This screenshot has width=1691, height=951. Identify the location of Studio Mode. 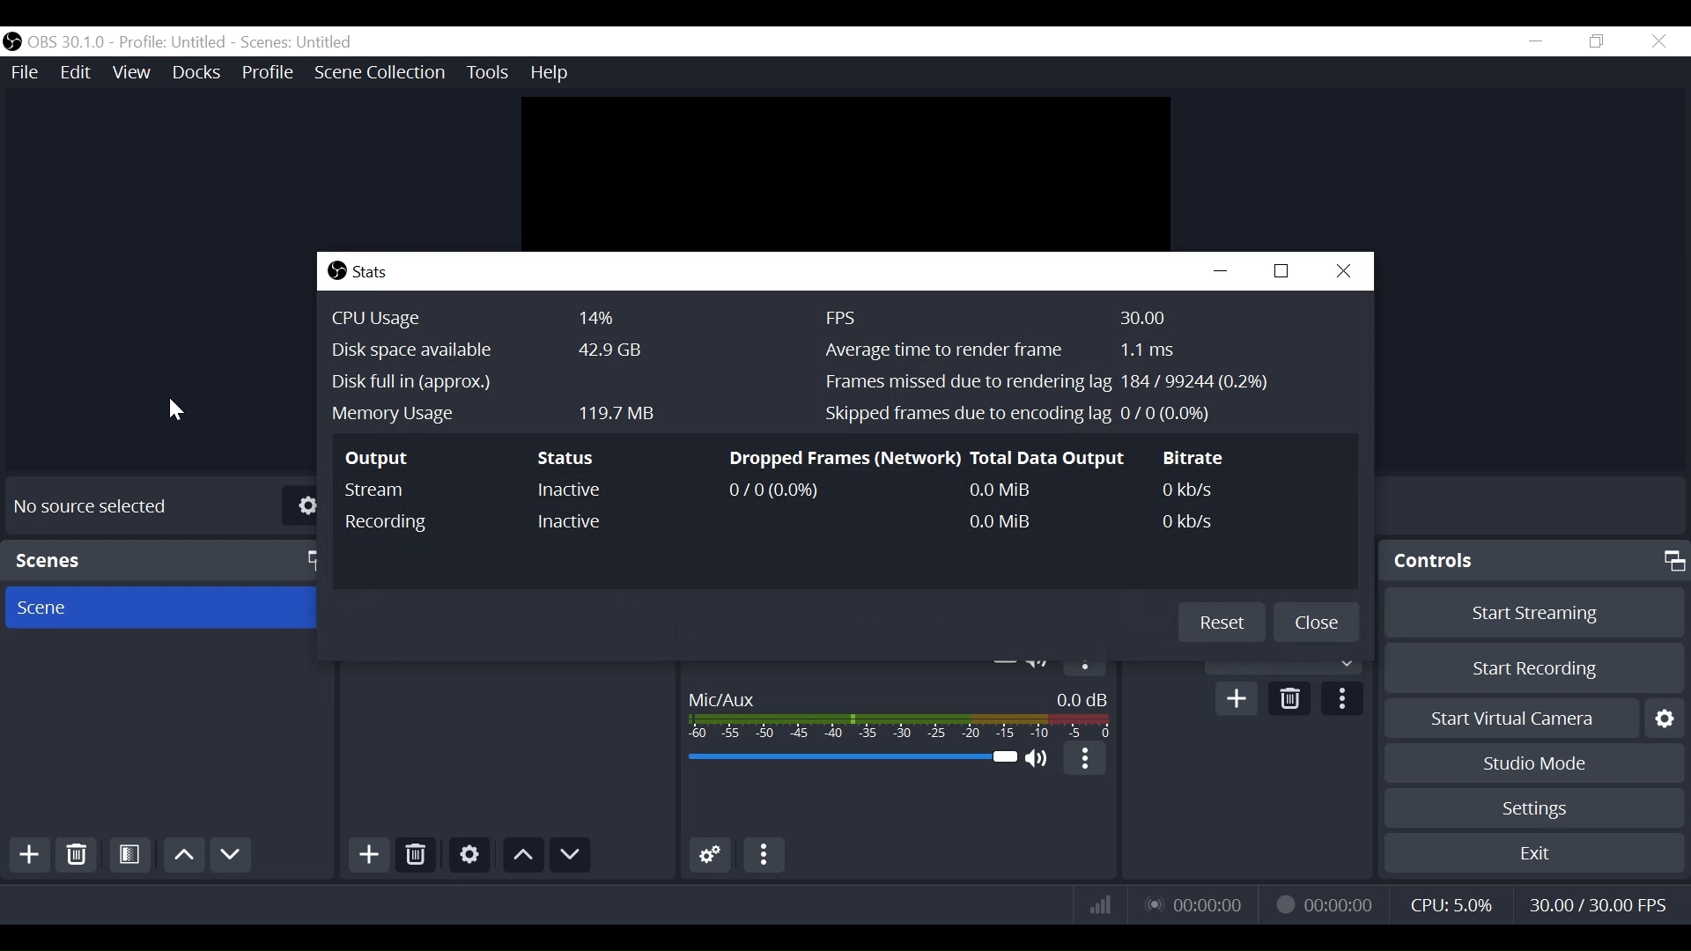
(1536, 765).